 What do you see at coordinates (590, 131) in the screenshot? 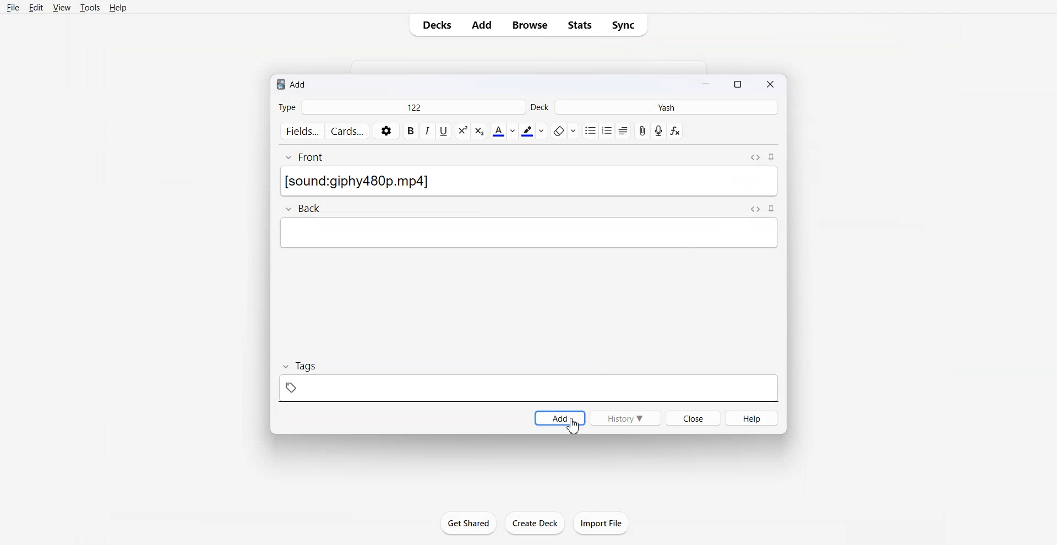
I see `Unordered list` at bounding box center [590, 131].